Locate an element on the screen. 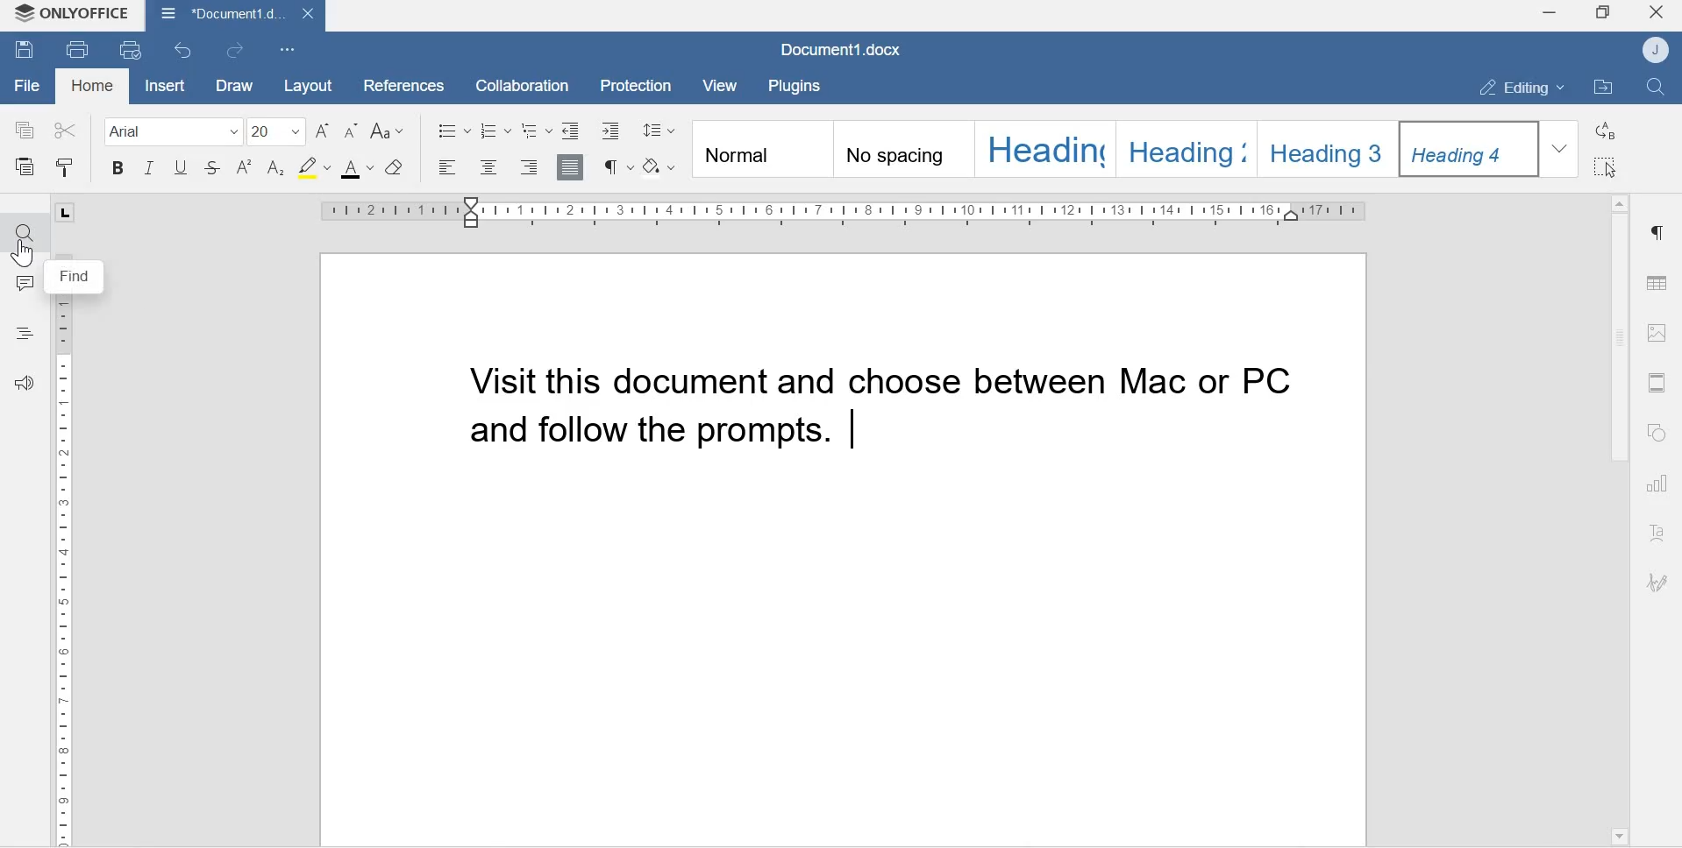  Increment font size is located at coordinates (324, 131).